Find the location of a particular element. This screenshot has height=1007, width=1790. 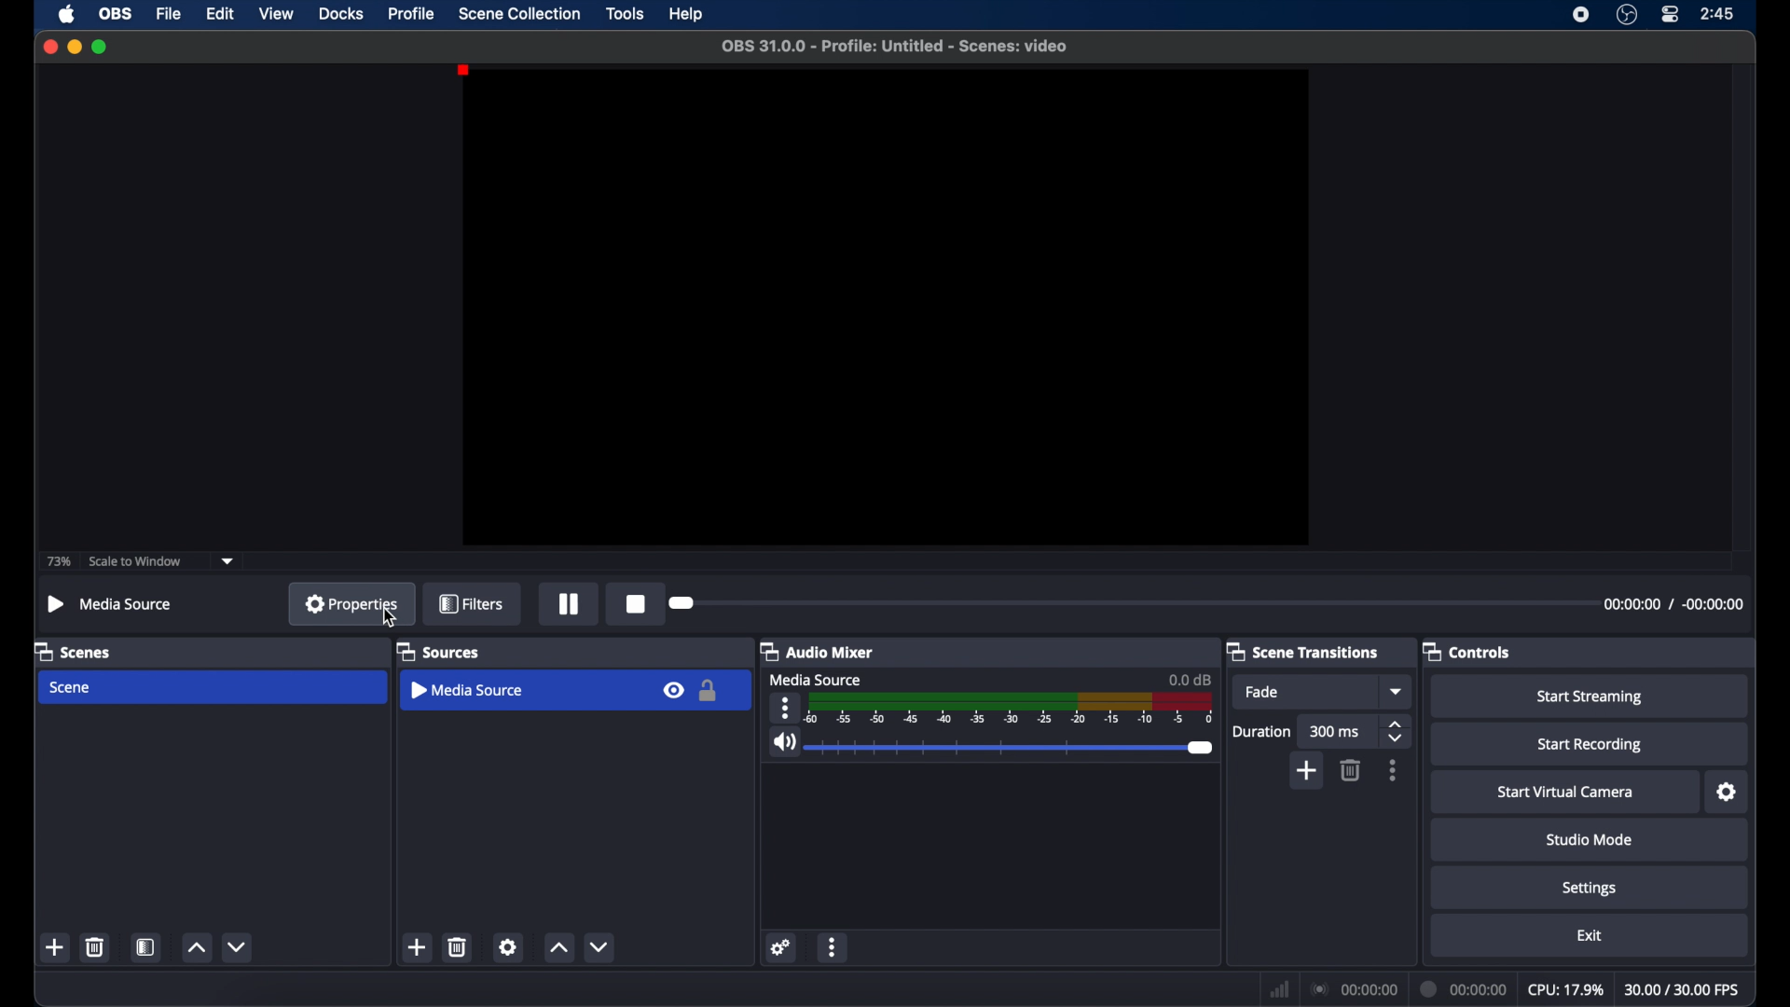

tools is located at coordinates (626, 13).